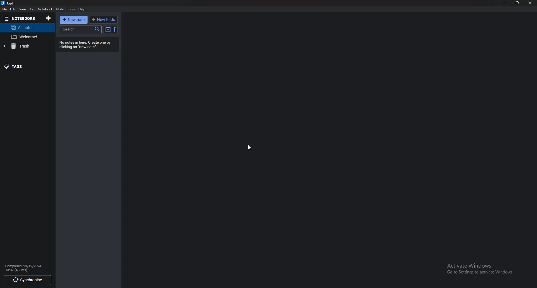 The height and width of the screenshot is (288, 537). Describe the element at coordinates (115, 29) in the screenshot. I see `Reverse sort order` at that location.